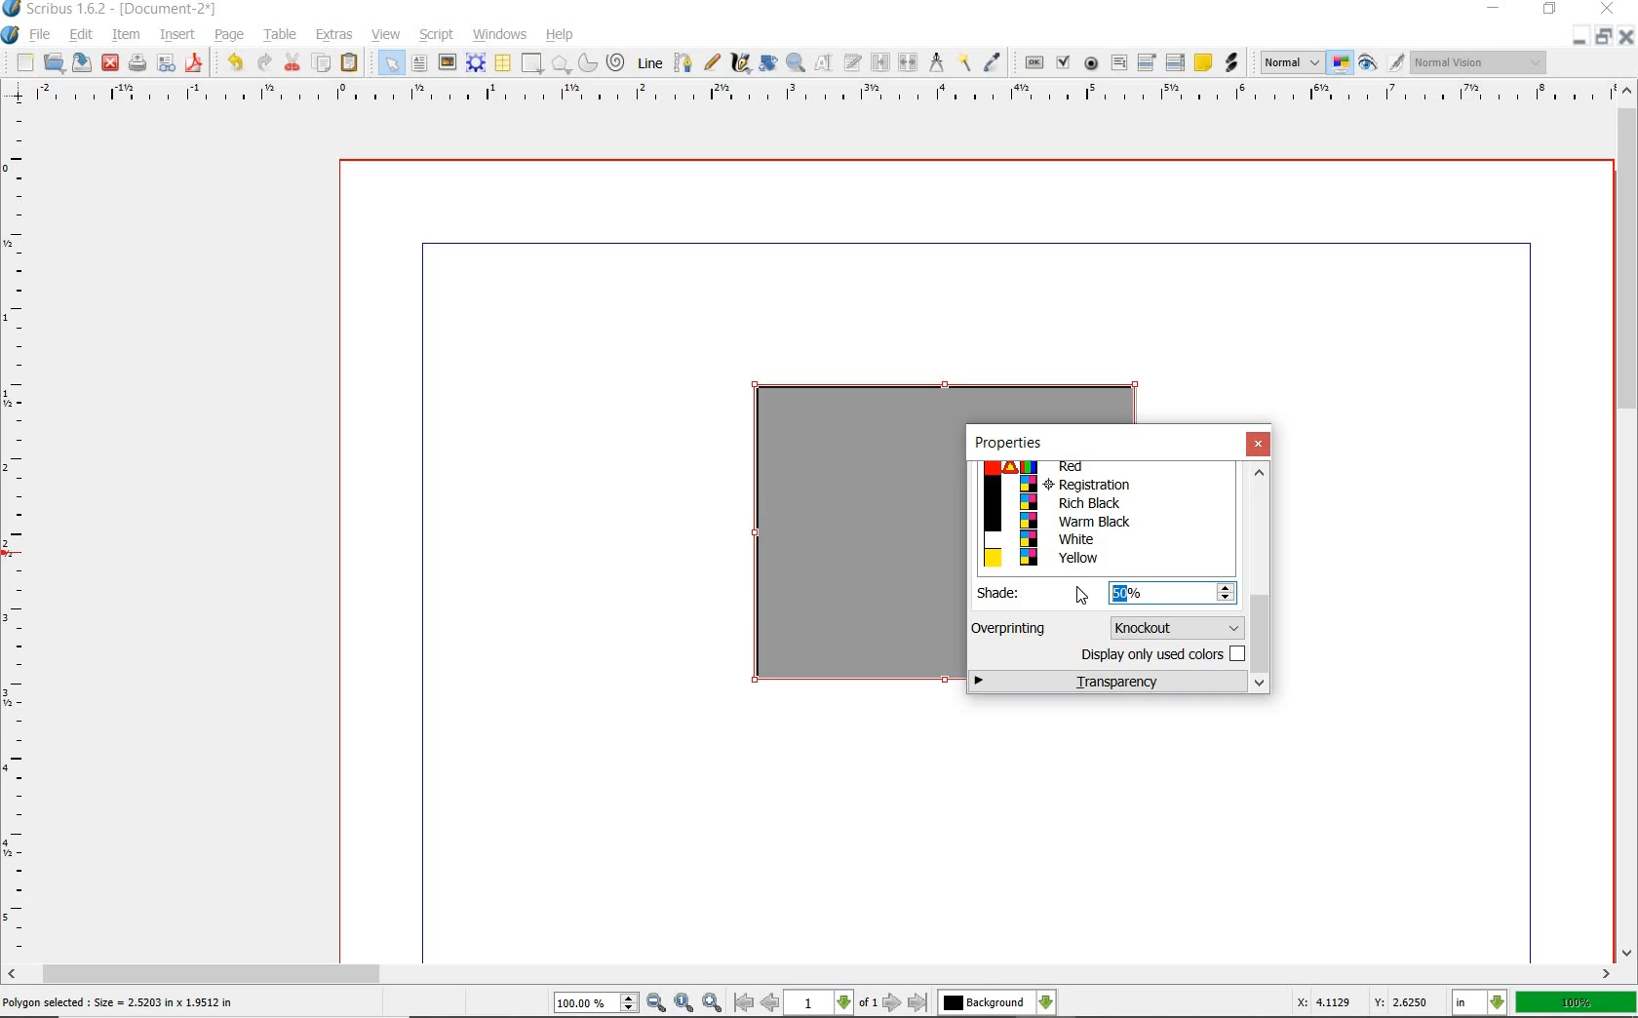 The image size is (1638, 1018). Describe the element at coordinates (1577, 42) in the screenshot. I see `MINIMIZE` at that location.